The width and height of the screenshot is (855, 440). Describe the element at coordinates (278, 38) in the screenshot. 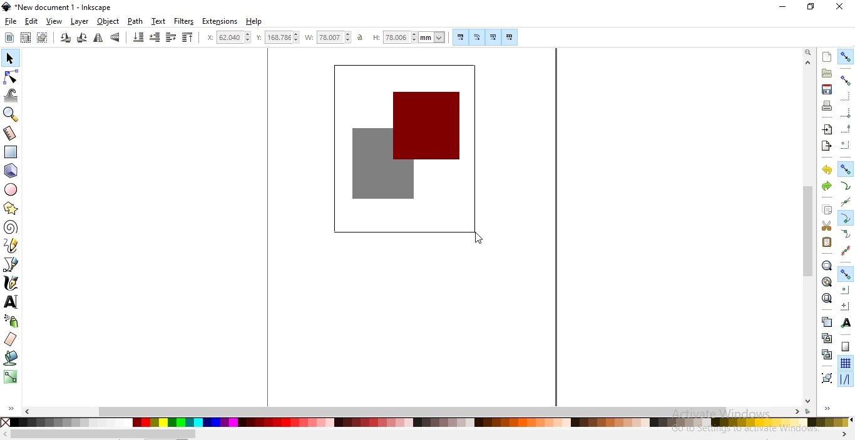

I see `vertical coordiante of selection` at that location.